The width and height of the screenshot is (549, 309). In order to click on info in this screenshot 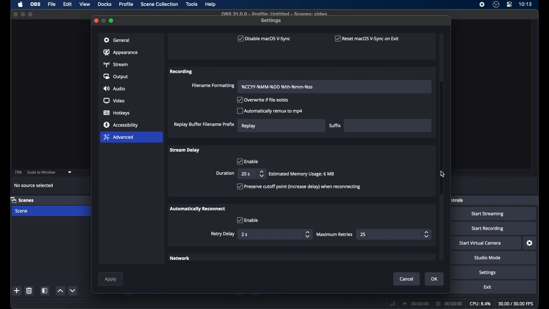, I will do `click(302, 174)`.